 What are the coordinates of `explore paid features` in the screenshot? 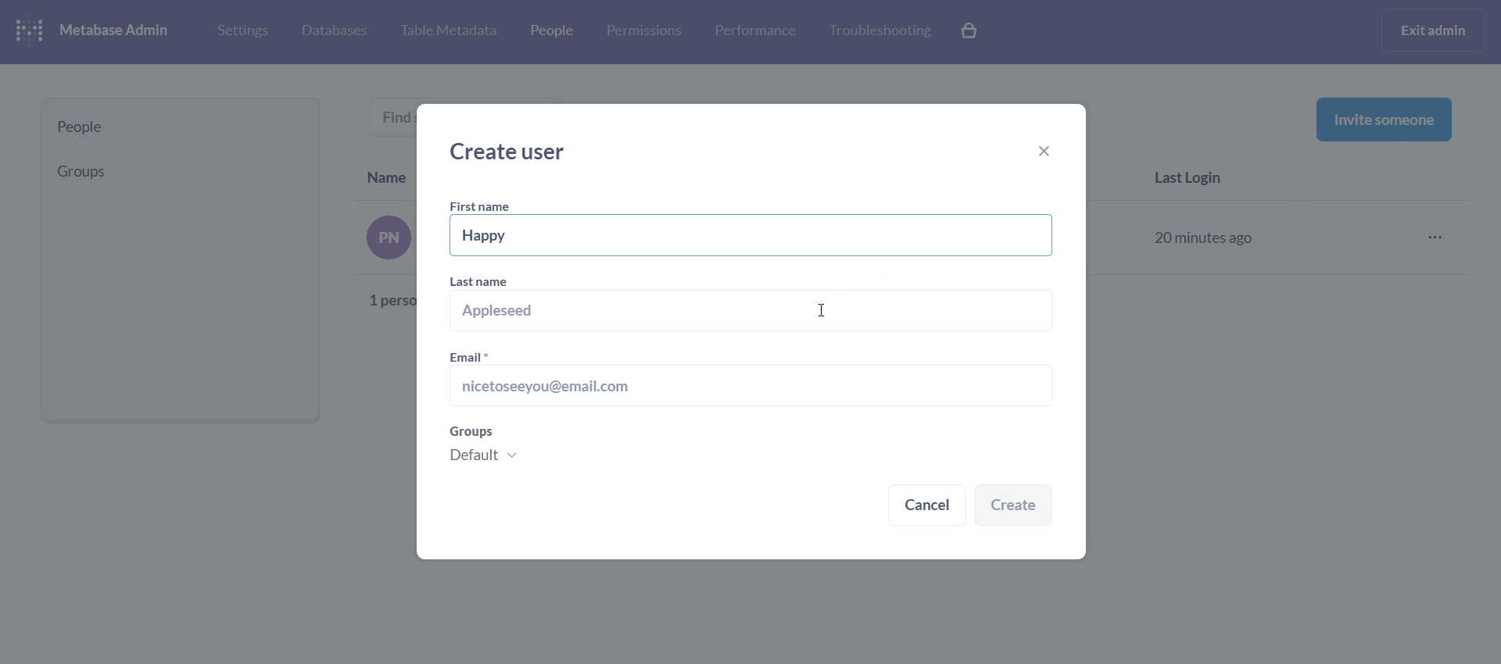 It's located at (971, 32).